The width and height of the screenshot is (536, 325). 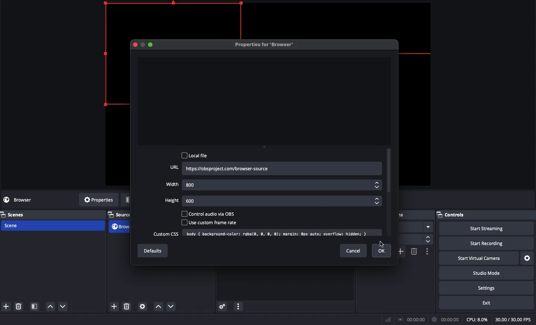 What do you see at coordinates (213, 223) in the screenshot?
I see `User custom frame rate` at bounding box center [213, 223].